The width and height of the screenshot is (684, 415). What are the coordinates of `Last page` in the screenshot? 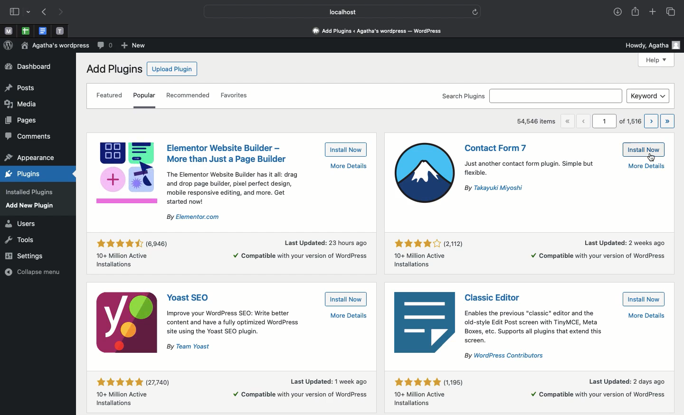 It's located at (668, 122).